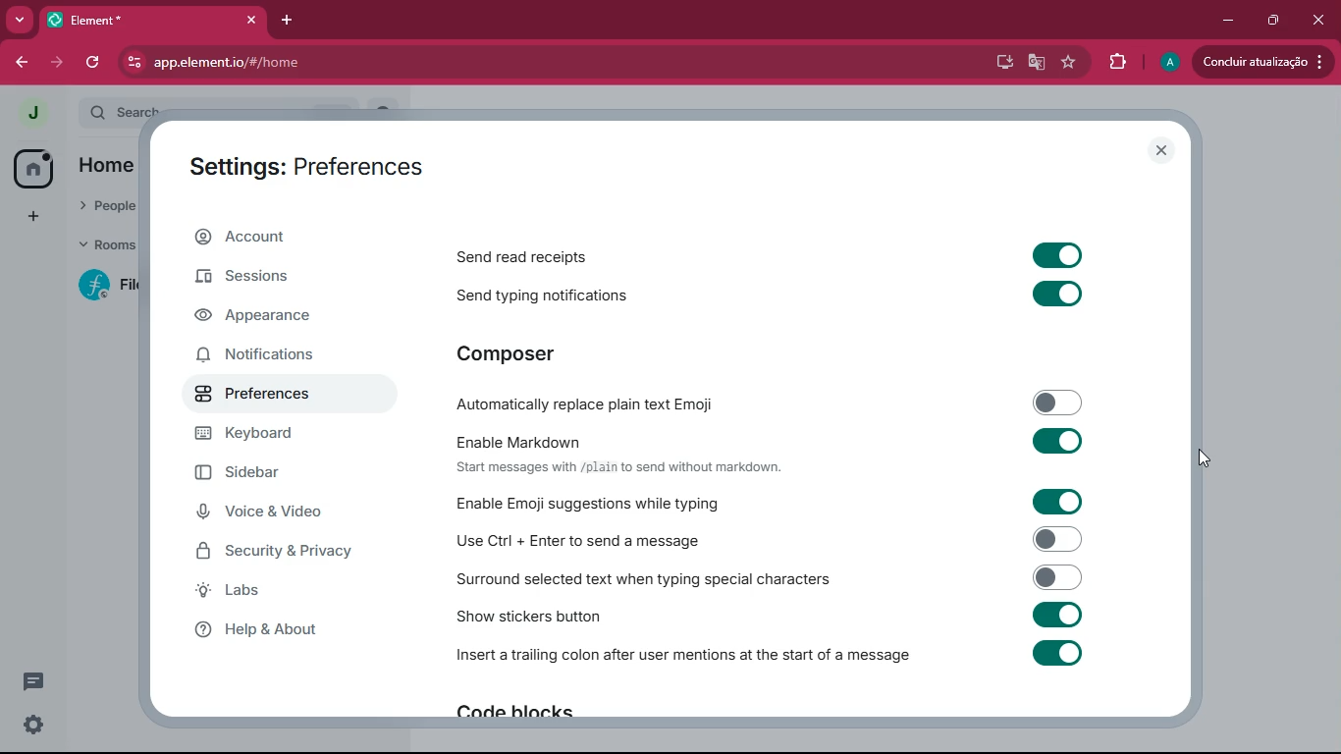 This screenshot has width=1341, height=754. What do you see at coordinates (107, 285) in the screenshot?
I see `filecoin lotus implementation` at bounding box center [107, 285].